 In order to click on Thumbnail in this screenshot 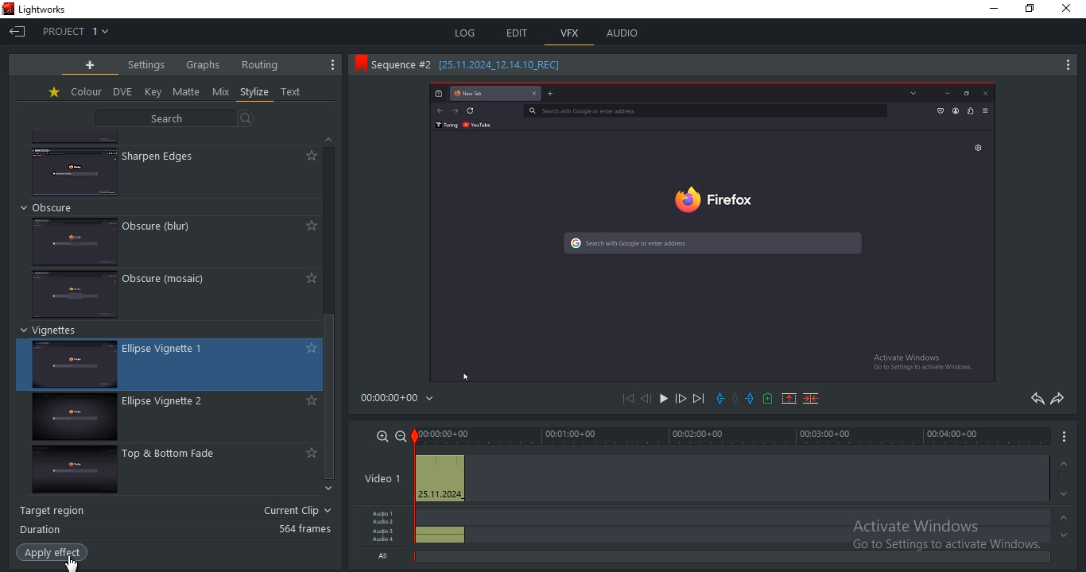, I will do `click(74, 240)`.